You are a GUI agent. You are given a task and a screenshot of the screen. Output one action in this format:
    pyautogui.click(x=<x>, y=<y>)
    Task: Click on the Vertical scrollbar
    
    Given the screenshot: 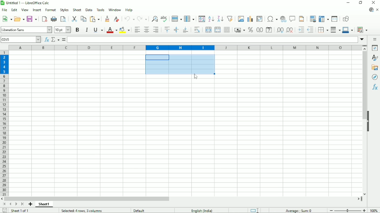 What is the action you would take?
    pyautogui.click(x=363, y=86)
    